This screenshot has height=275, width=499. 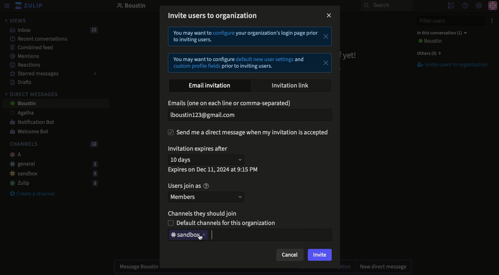 I want to click on Search , so click(x=387, y=6).